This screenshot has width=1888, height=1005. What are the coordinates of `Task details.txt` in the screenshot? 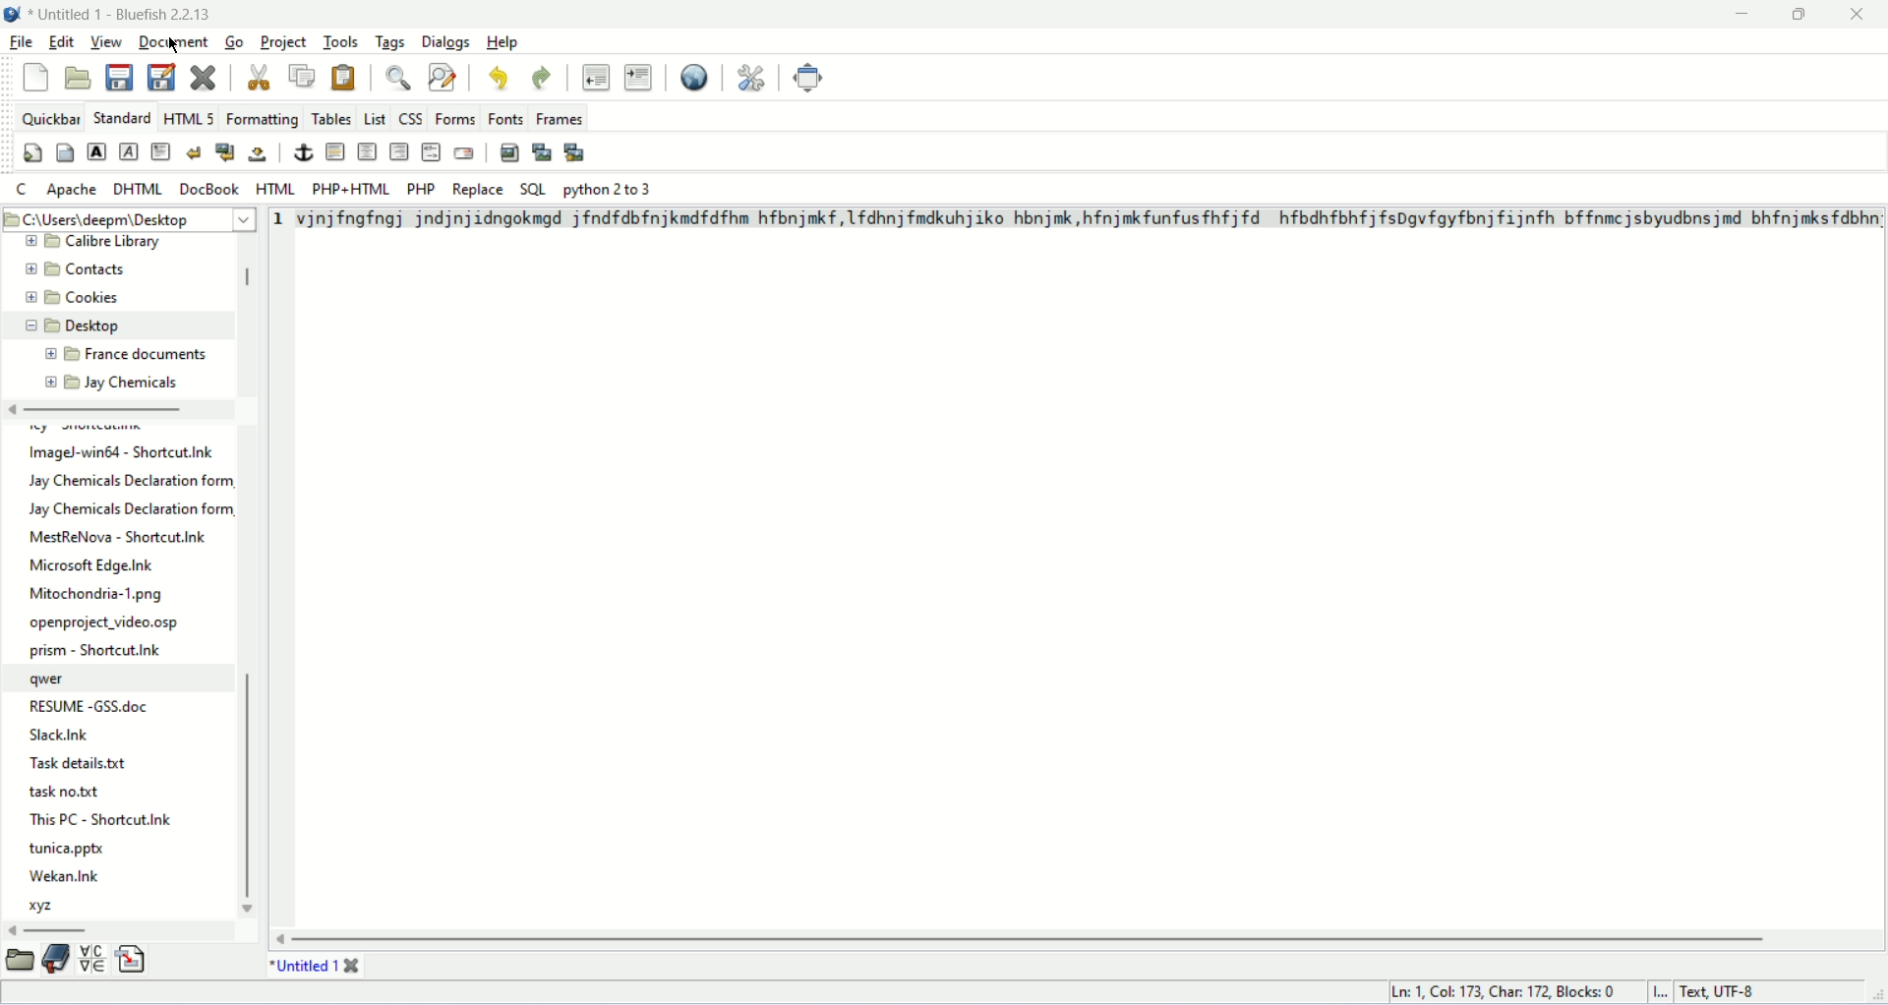 It's located at (84, 764).